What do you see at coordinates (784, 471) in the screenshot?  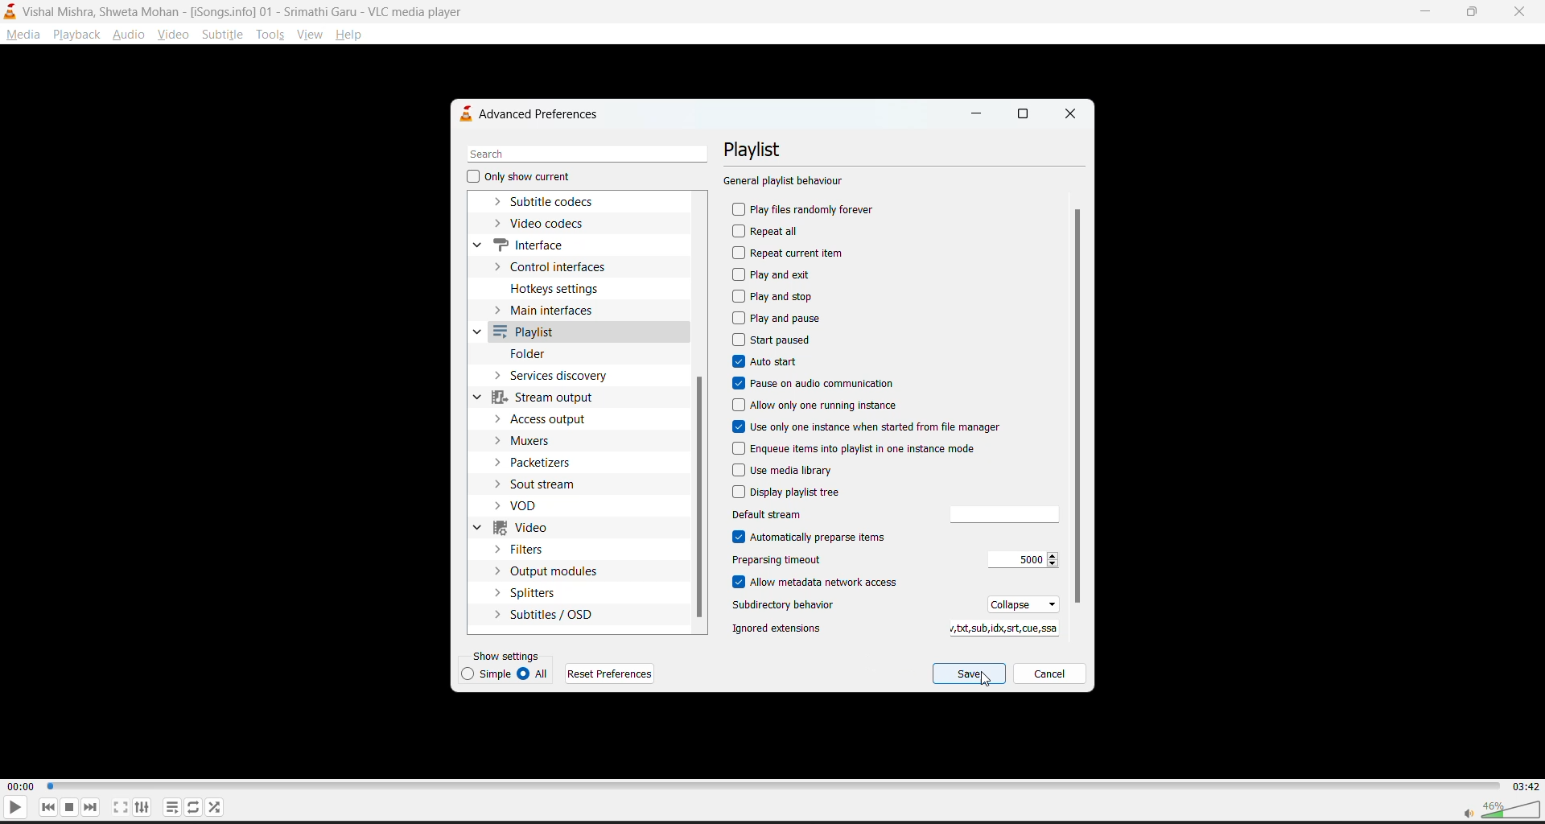 I see `use media library` at bounding box center [784, 471].